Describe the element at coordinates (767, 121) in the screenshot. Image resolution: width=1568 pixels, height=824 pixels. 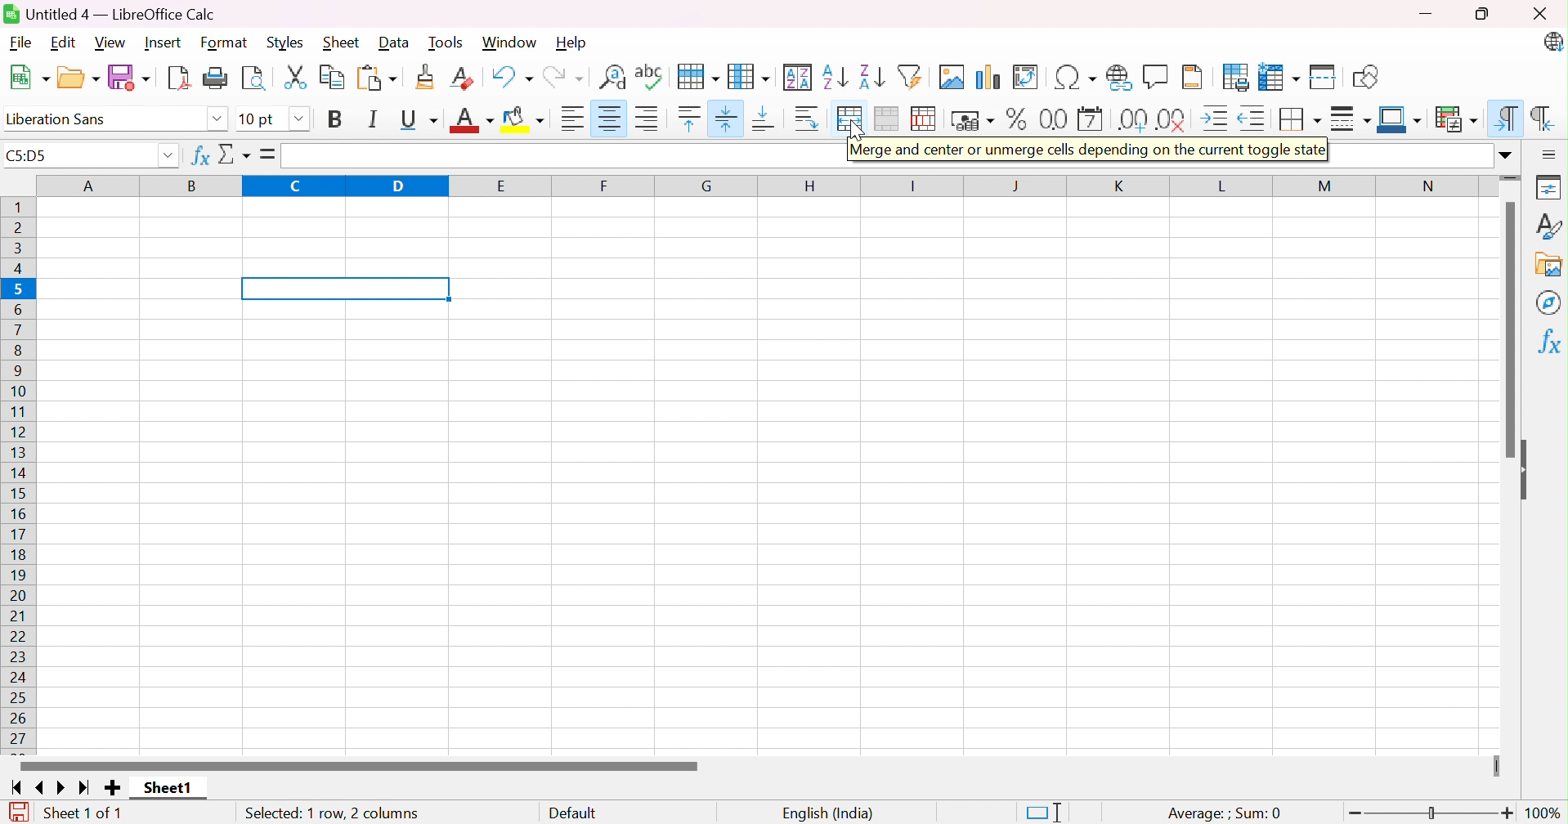
I see `Align Bottom` at that location.